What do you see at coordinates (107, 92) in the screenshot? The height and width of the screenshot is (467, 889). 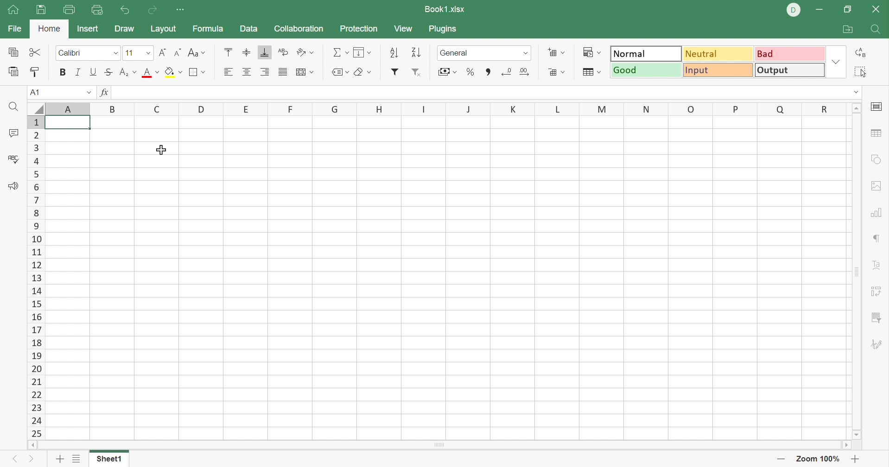 I see `fx` at bounding box center [107, 92].